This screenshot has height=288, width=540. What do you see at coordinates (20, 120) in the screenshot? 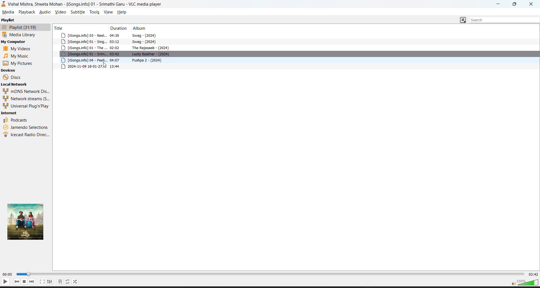
I see `podcasts` at bounding box center [20, 120].